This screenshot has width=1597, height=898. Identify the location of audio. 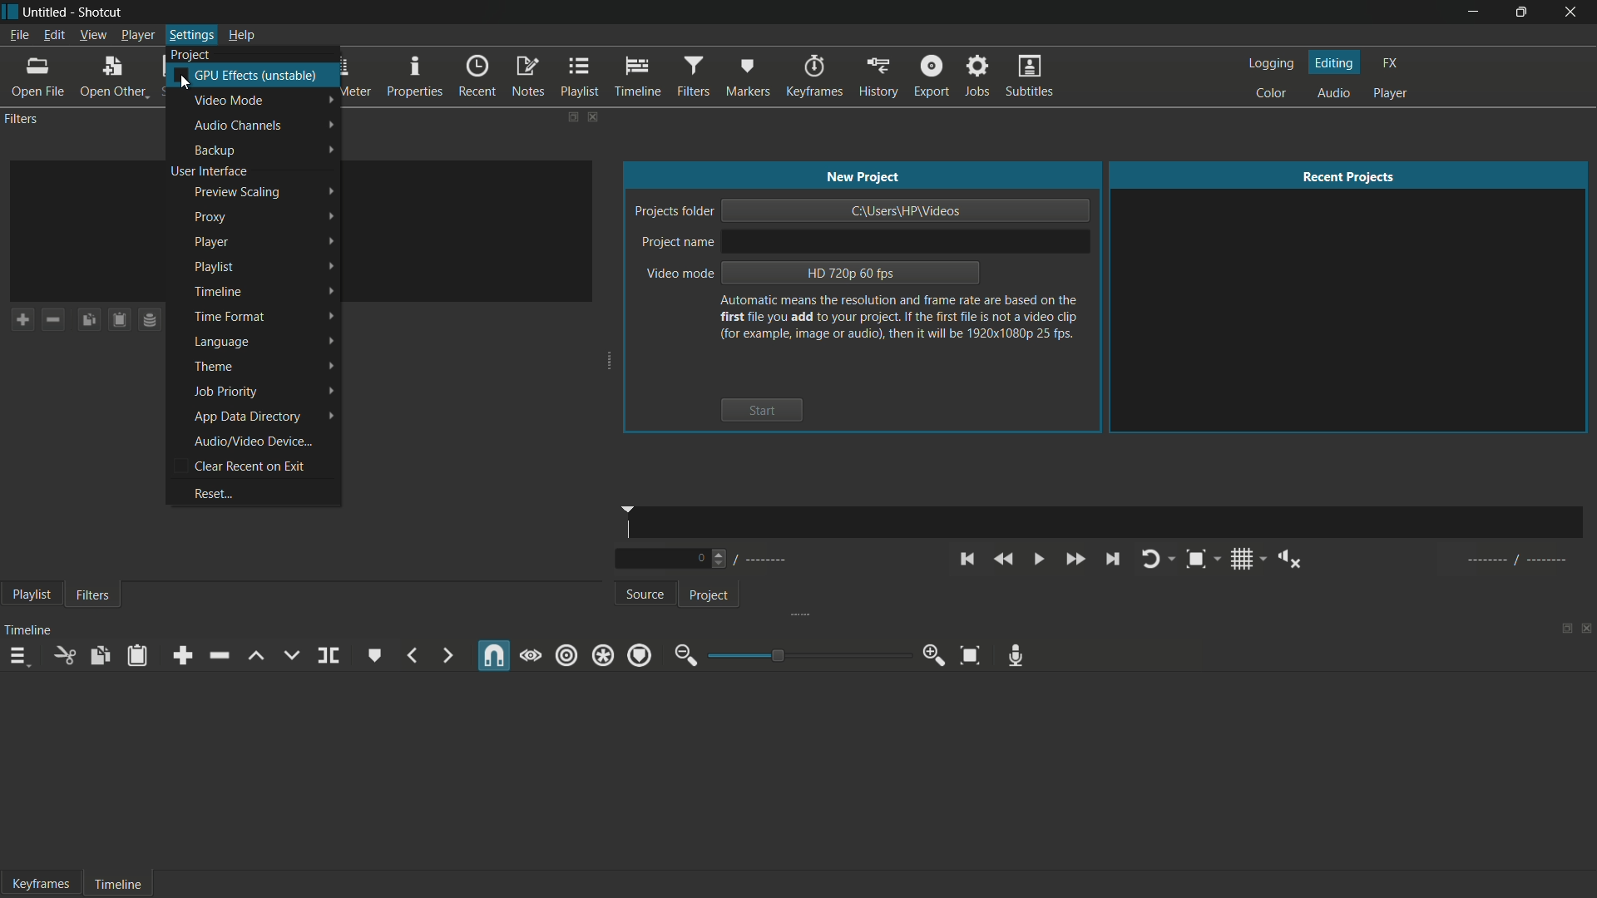
(1337, 93).